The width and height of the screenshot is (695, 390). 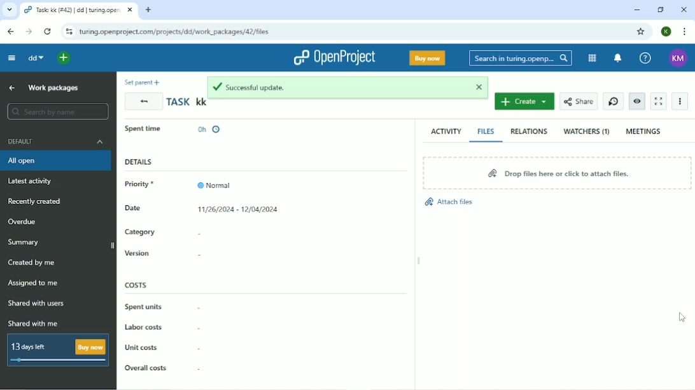 What do you see at coordinates (591, 58) in the screenshot?
I see `Modules` at bounding box center [591, 58].